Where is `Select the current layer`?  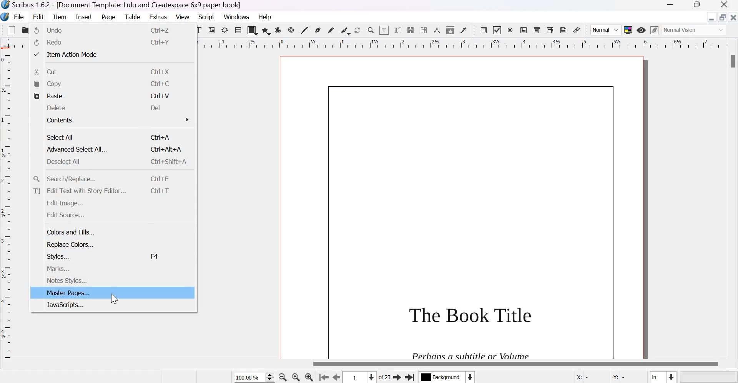
Select the current layer is located at coordinates (447, 377).